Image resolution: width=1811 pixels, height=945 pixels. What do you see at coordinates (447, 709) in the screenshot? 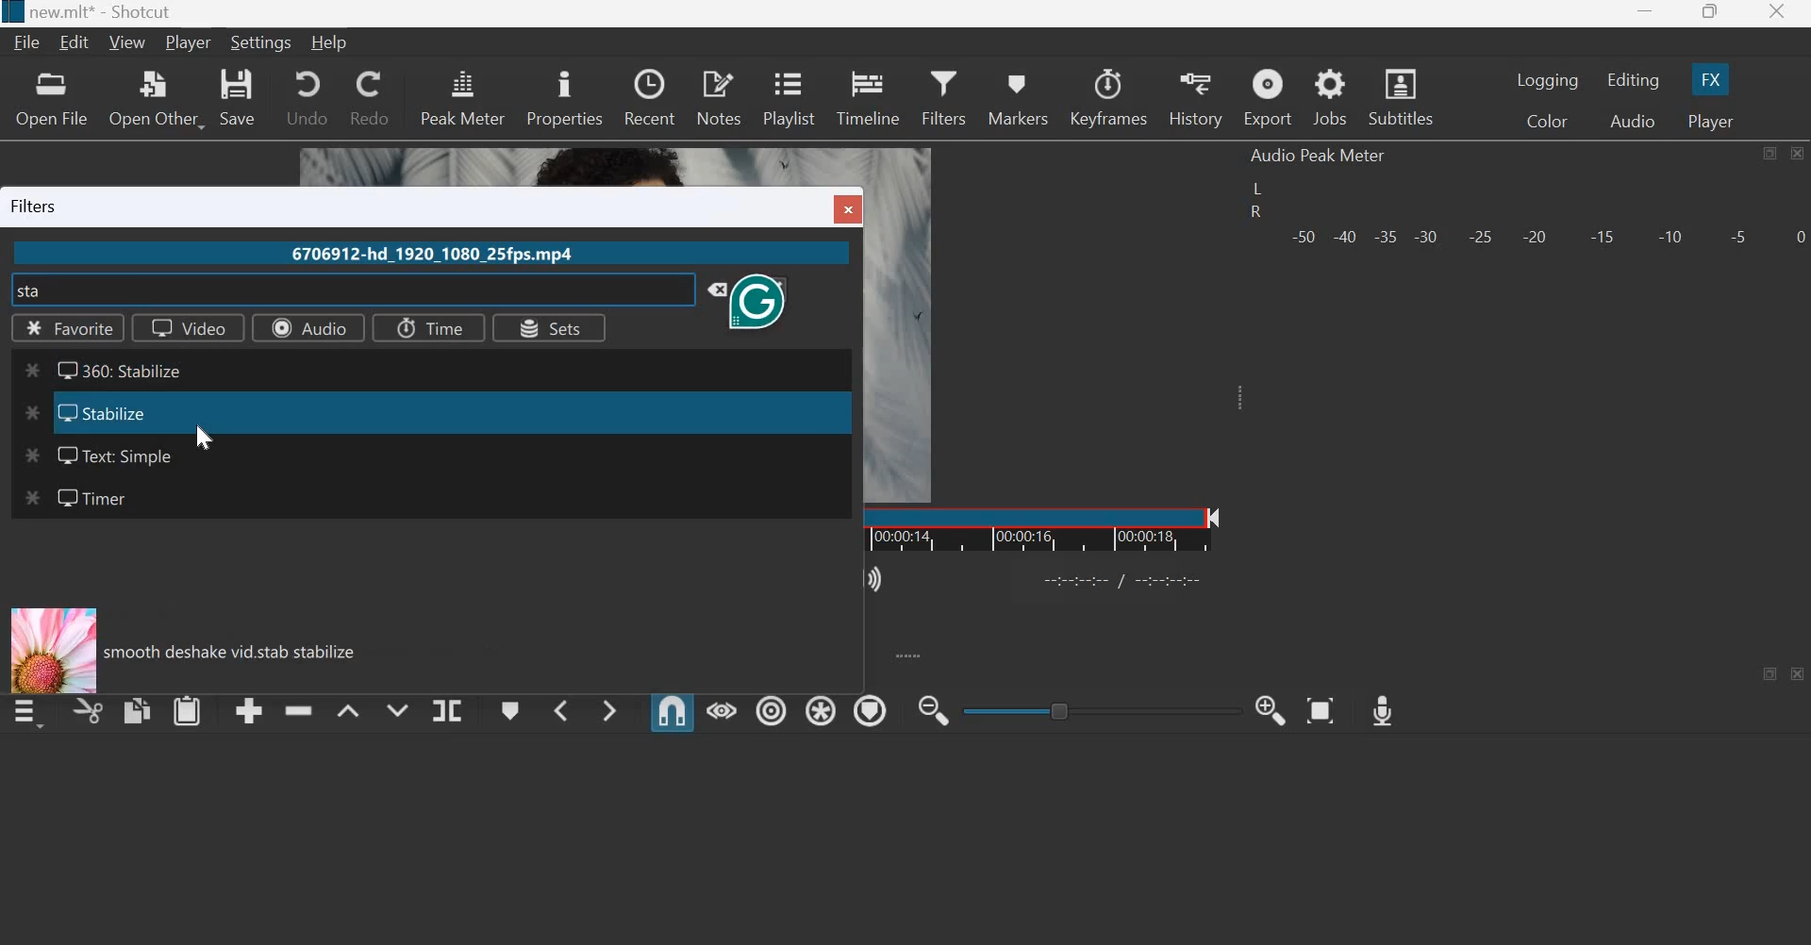
I see `Split at playhead` at bounding box center [447, 709].